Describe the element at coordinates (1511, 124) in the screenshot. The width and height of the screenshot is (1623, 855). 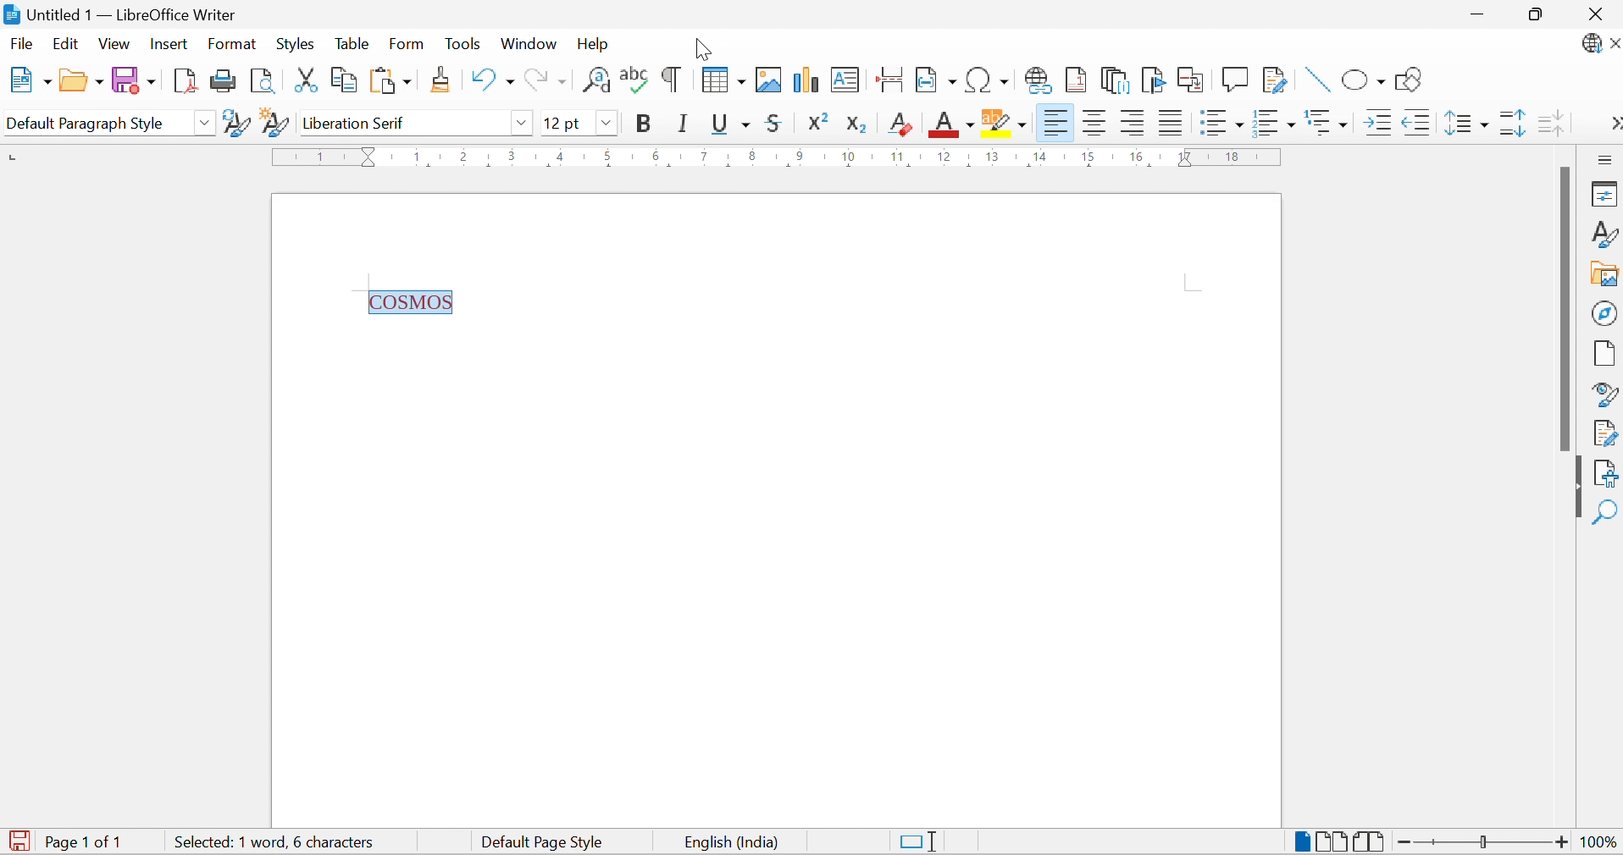
I see `Increase Paragraph Spacing` at that location.